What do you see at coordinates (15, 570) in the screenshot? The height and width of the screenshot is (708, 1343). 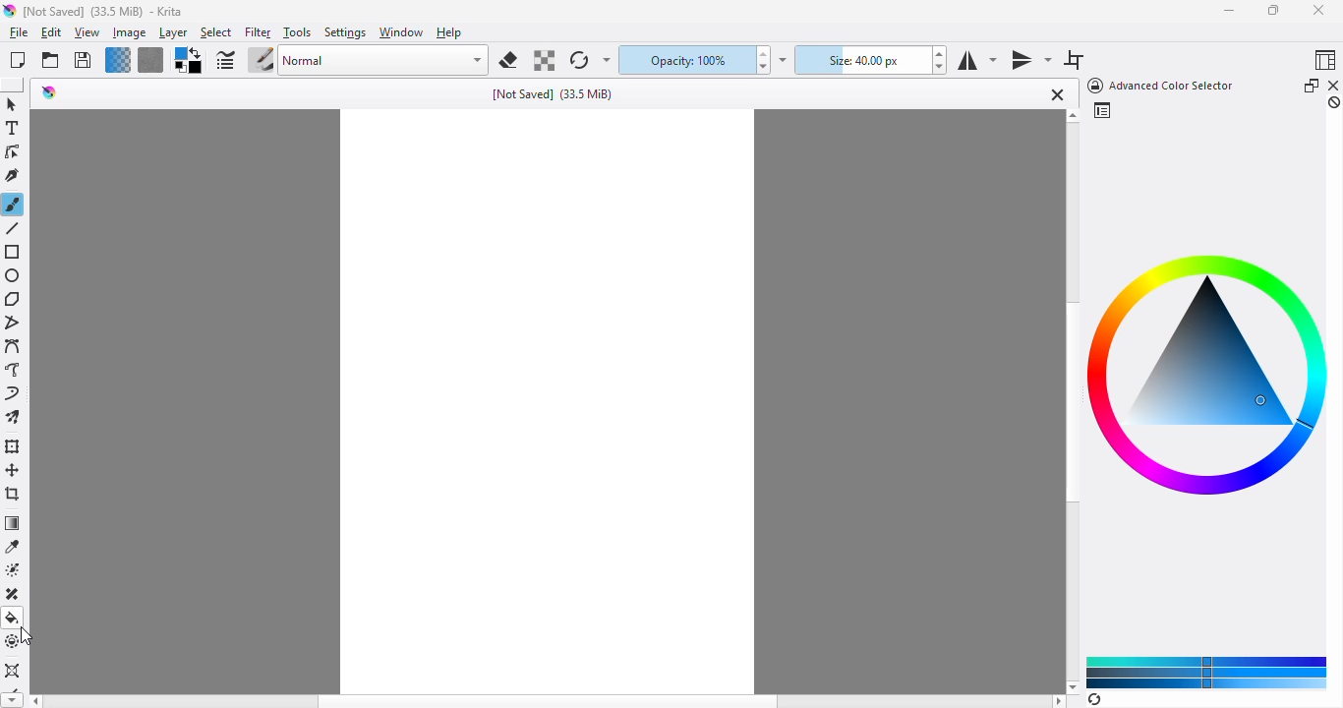 I see `colorize mask tool` at bounding box center [15, 570].